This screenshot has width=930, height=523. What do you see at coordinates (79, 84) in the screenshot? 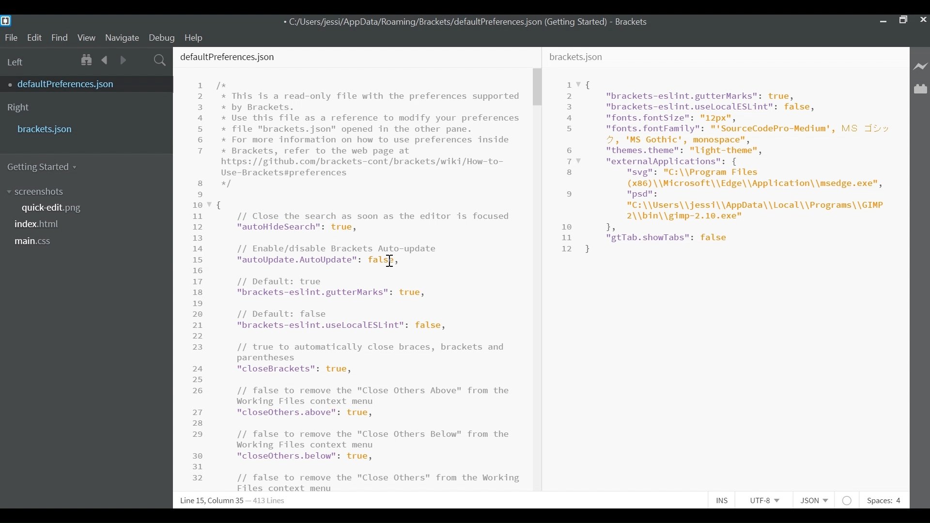
I see `defaultPreferences.json` at bounding box center [79, 84].